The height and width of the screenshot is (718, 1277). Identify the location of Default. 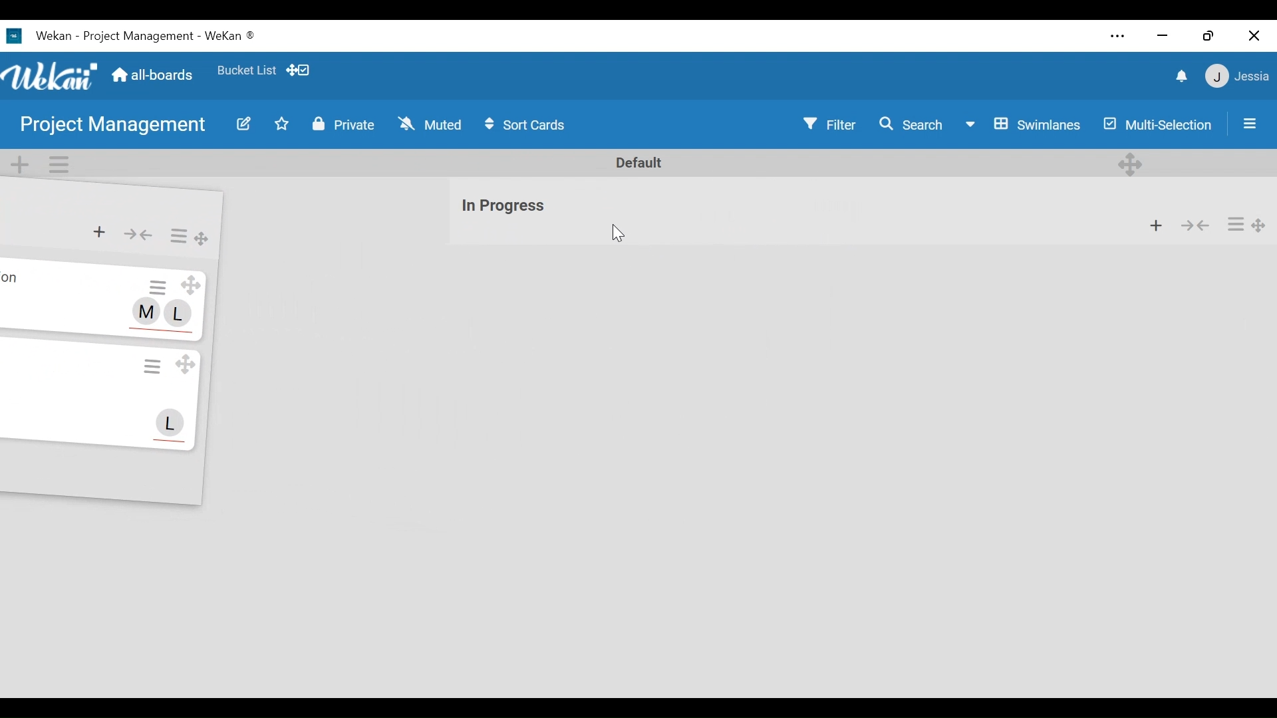
(641, 164).